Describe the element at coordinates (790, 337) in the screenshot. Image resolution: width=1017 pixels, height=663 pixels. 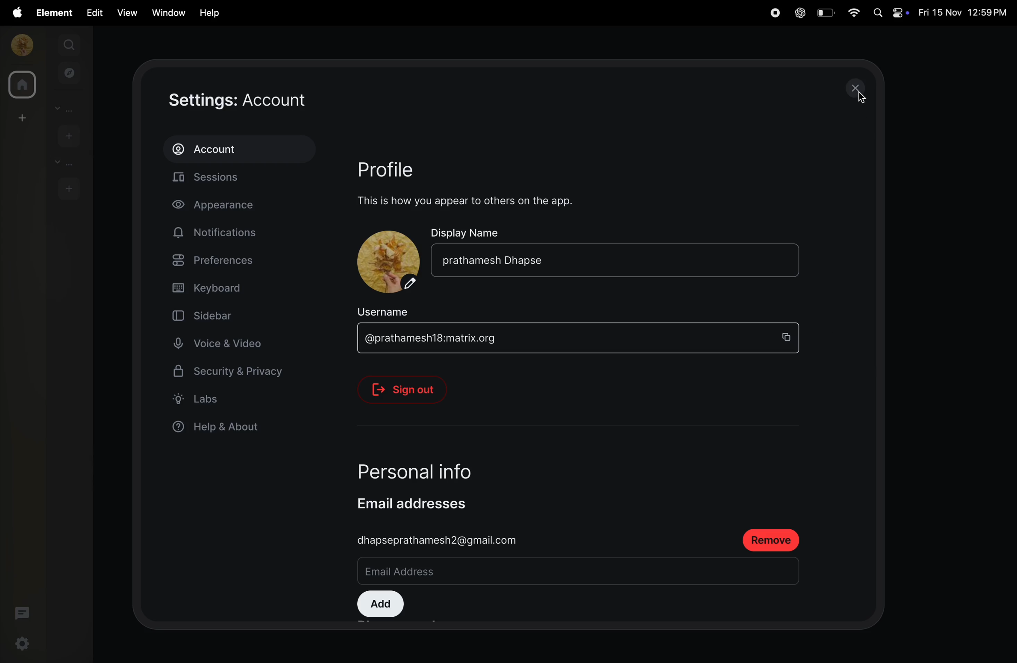
I see `copy` at that location.